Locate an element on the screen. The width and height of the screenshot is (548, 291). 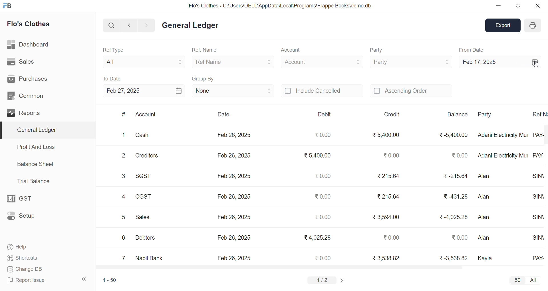
PAY- is located at coordinates (538, 154).